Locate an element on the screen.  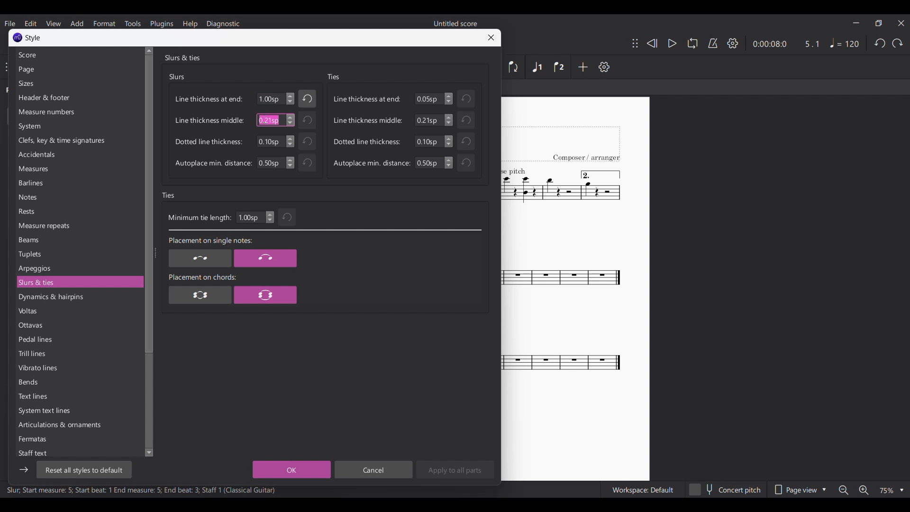
Undo is located at coordinates (465, 163).